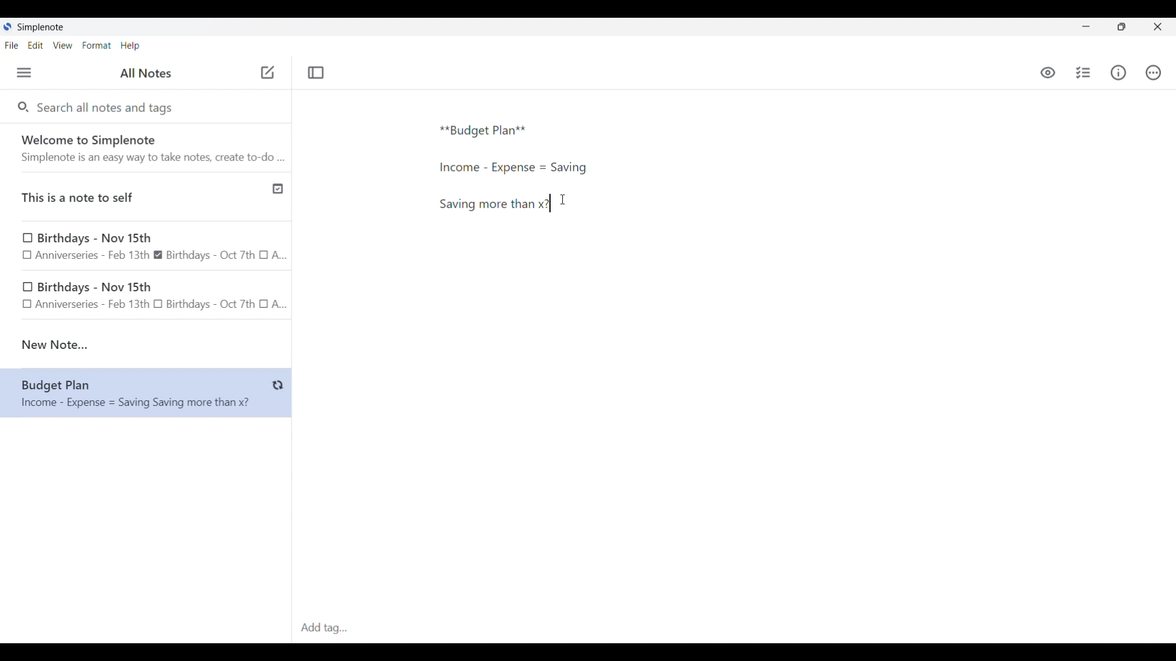  I want to click on Note text changed, so click(146, 394).